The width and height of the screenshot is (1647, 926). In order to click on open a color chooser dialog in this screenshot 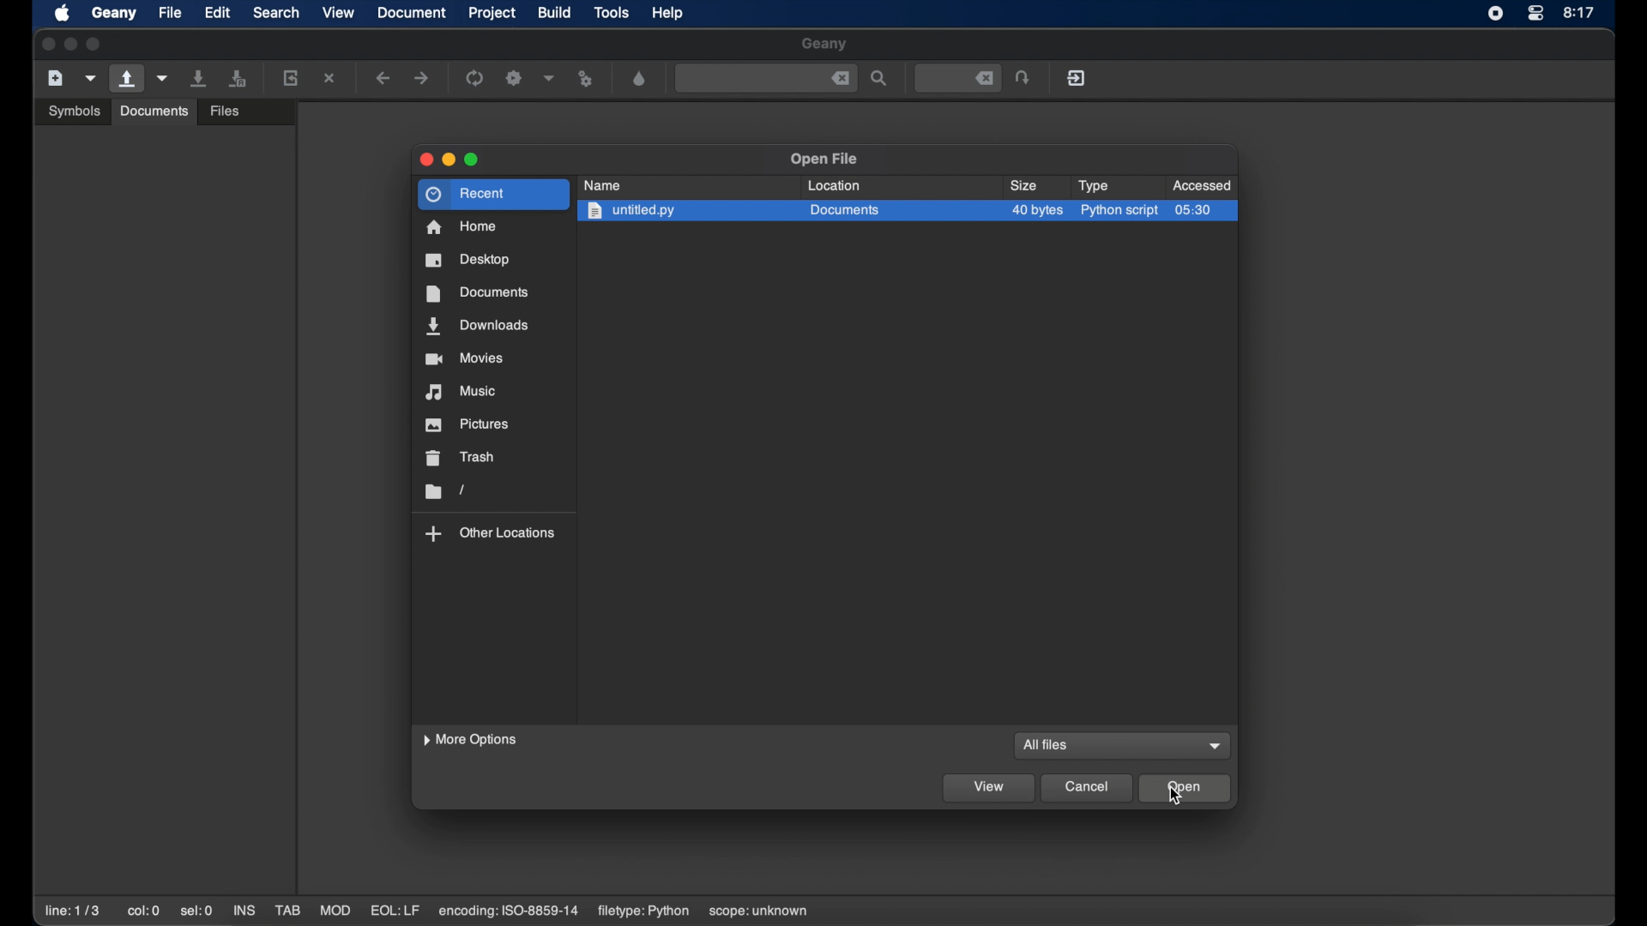, I will do `click(640, 79)`.